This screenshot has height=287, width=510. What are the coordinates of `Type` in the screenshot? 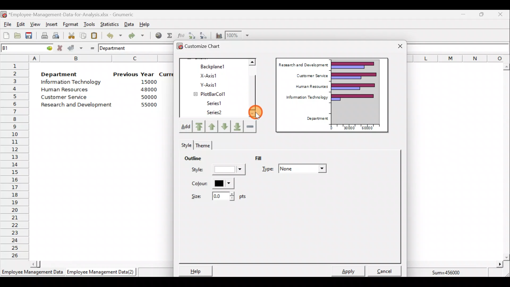 It's located at (295, 169).